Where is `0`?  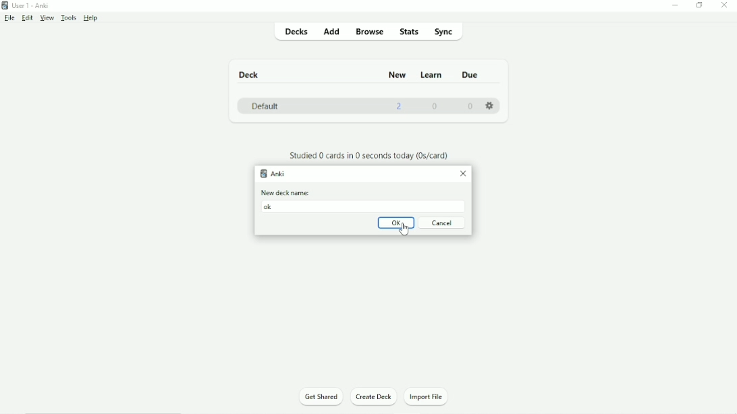
0 is located at coordinates (470, 106).